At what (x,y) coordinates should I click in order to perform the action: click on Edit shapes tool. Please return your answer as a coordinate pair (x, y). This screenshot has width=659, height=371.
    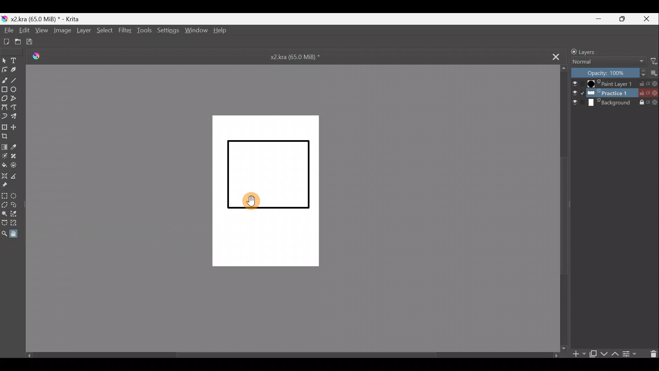
    Looking at the image, I should click on (4, 69).